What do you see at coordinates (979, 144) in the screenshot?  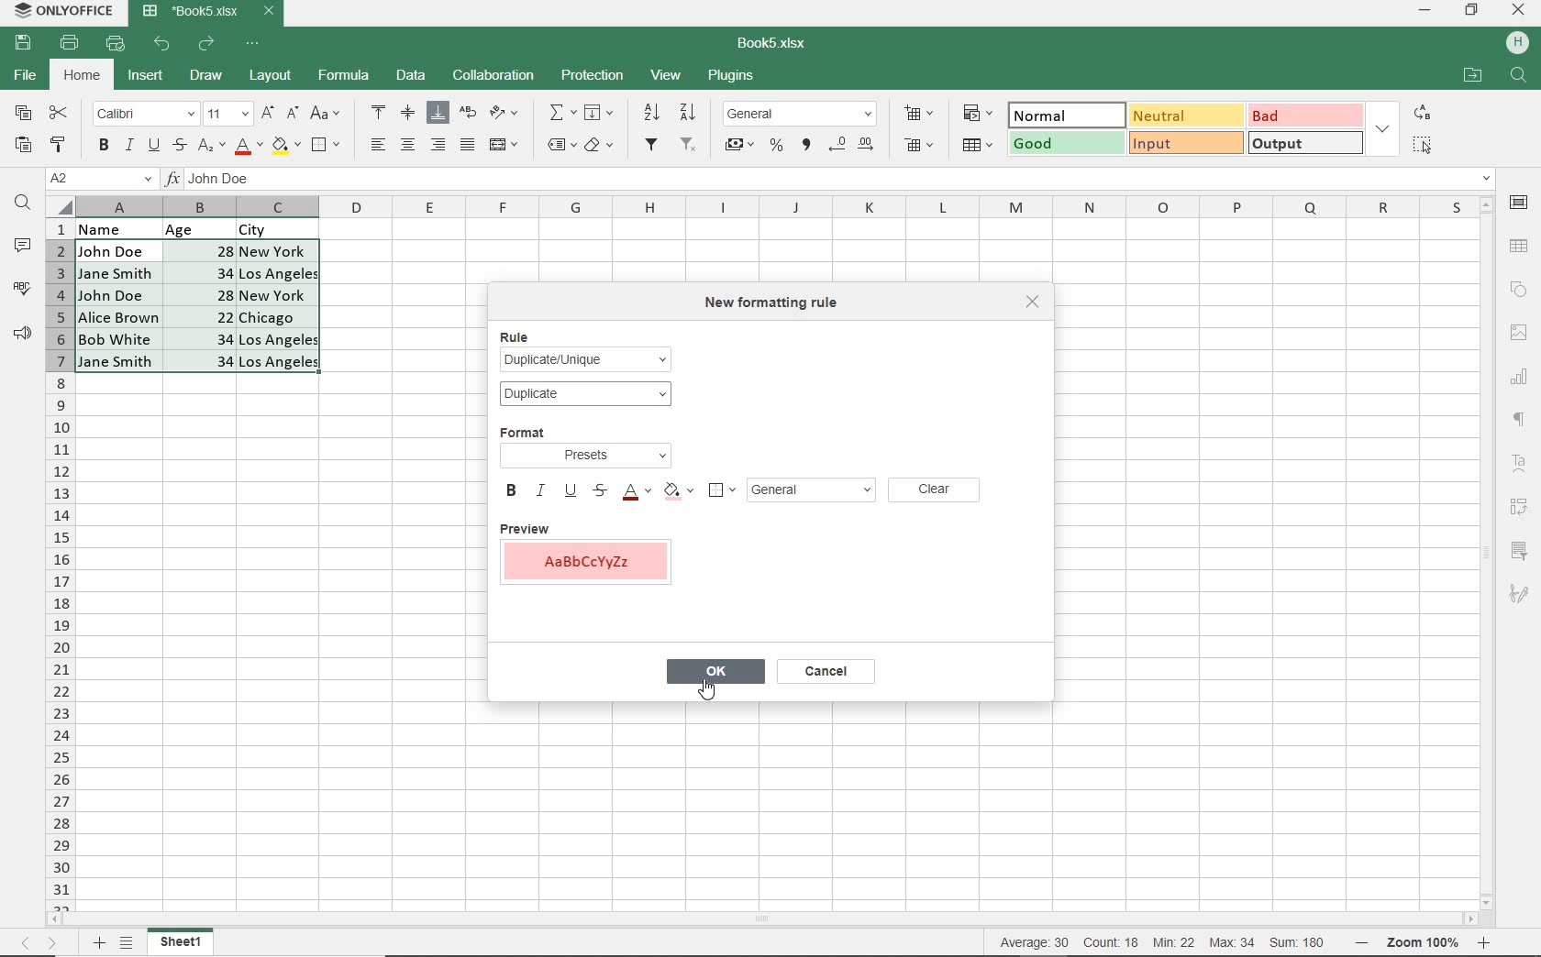 I see `FORMAT AS TABLE TEMPLATE` at bounding box center [979, 144].